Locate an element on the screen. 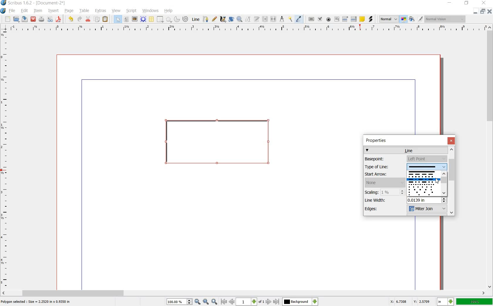 The image size is (493, 306). Start Arrow: is located at coordinates (383, 174).